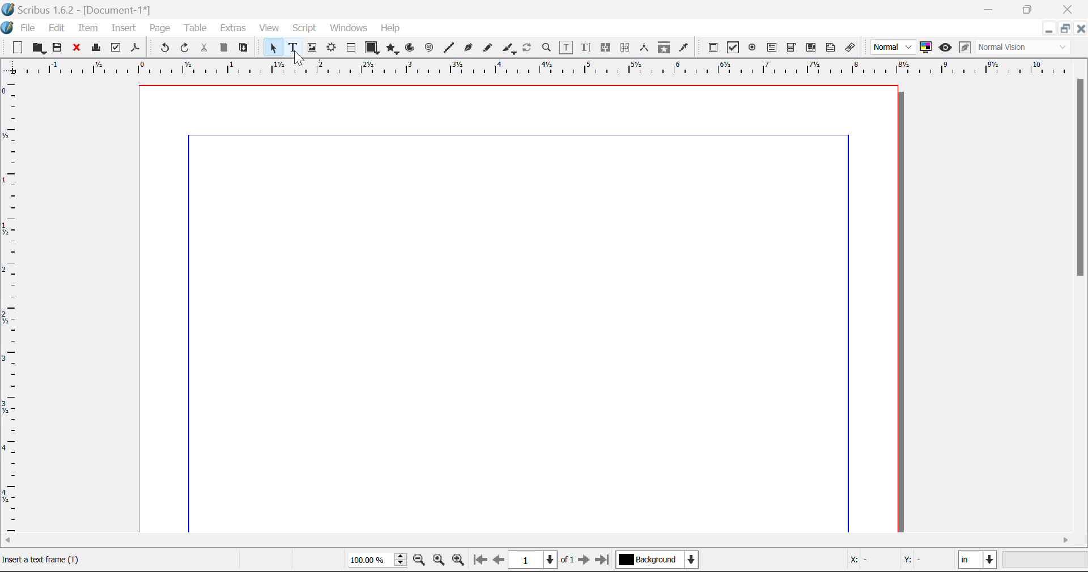 This screenshot has width=1088, height=572. What do you see at coordinates (664, 48) in the screenshot?
I see `Copy Item Properties` at bounding box center [664, 48].